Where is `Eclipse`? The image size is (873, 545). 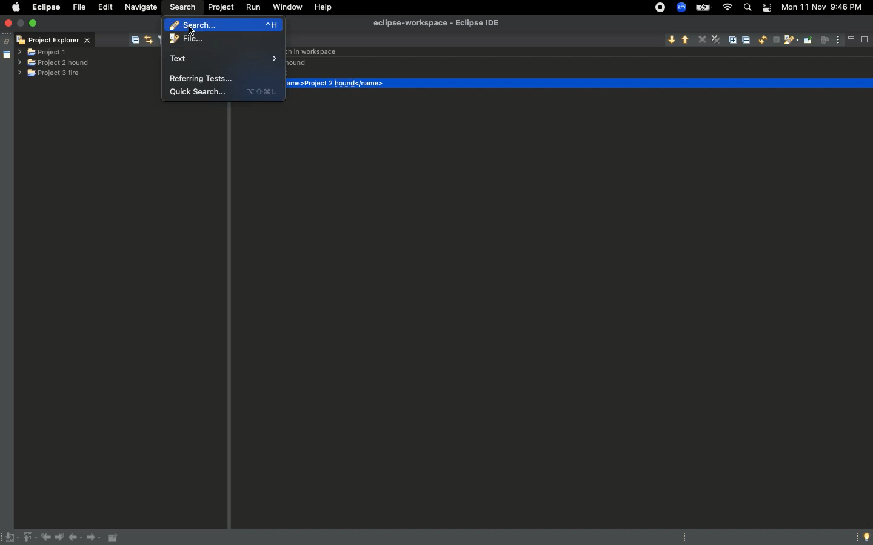
Eclipse is located at coordinates (45, 7).